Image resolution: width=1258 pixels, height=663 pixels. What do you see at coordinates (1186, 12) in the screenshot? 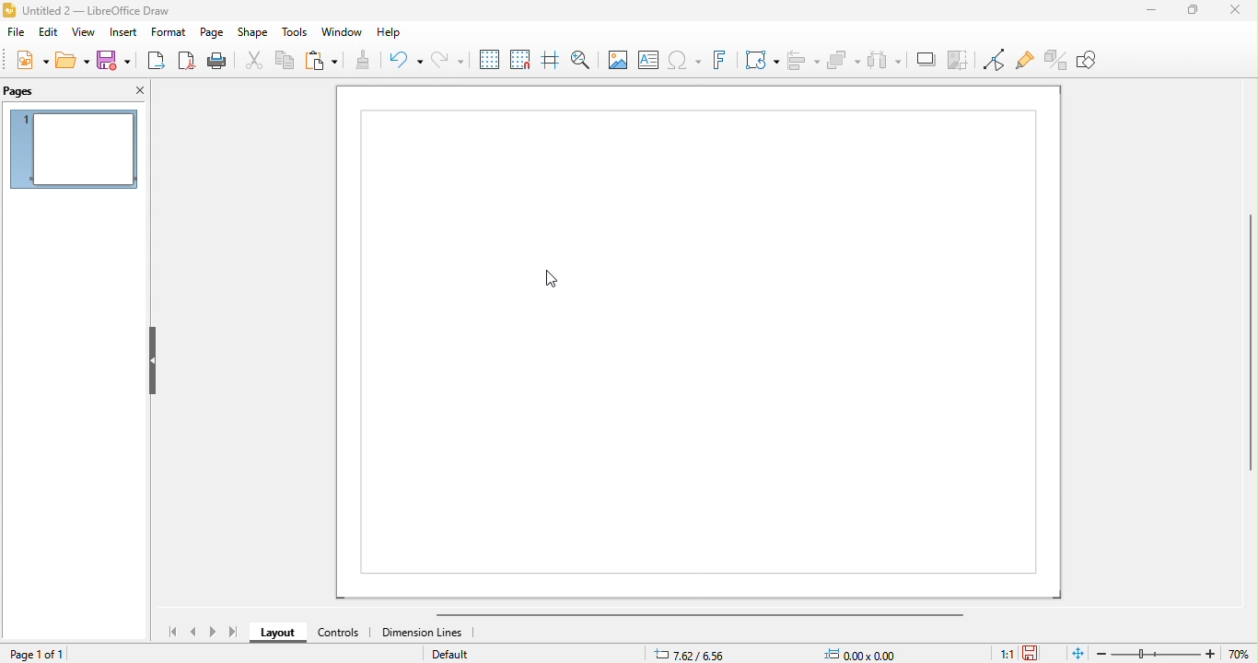
I see `maximize` at bounding box center [1186, 12].